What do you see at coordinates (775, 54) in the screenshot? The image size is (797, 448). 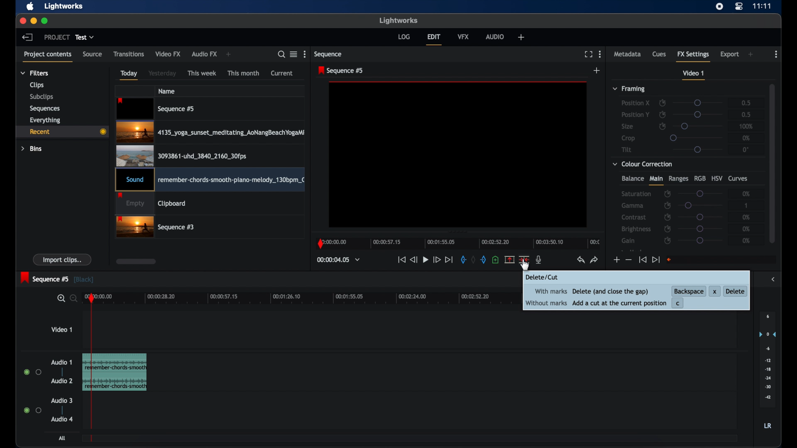 I see `more options` at bounding box center [775, 54].